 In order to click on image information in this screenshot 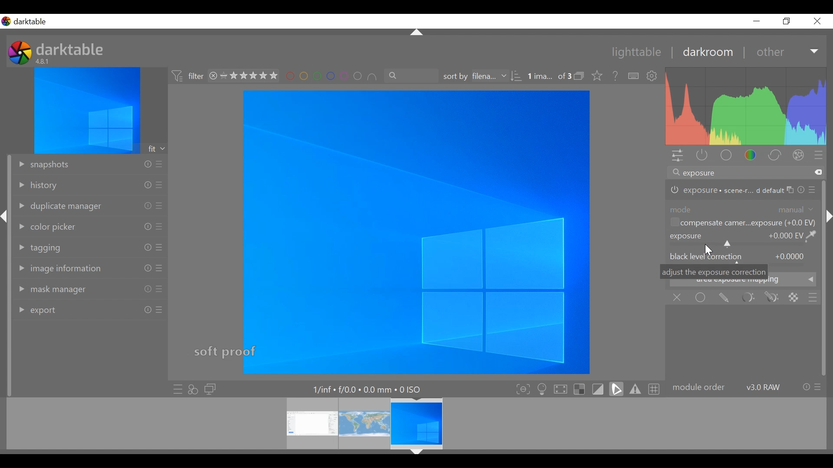, I will do `click(61, 268)`.